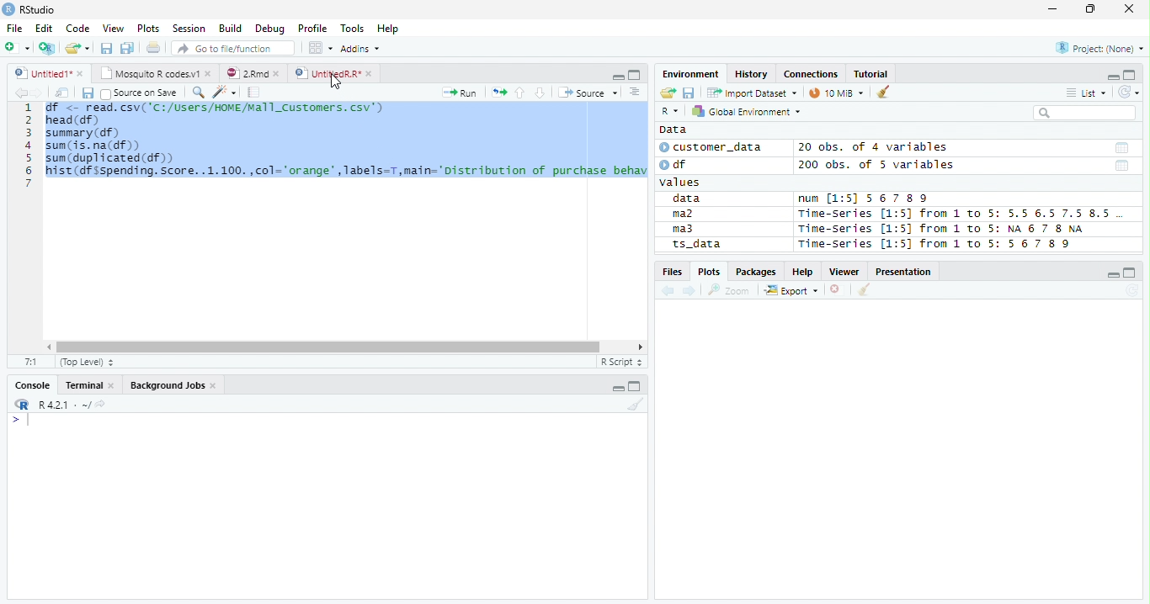 Image resolution: width=1150 pixels, height=604 pixels. What do you see at coordinates (362, 48) in the screenshot?
I see `Addins` at bounding box center [362, 48].